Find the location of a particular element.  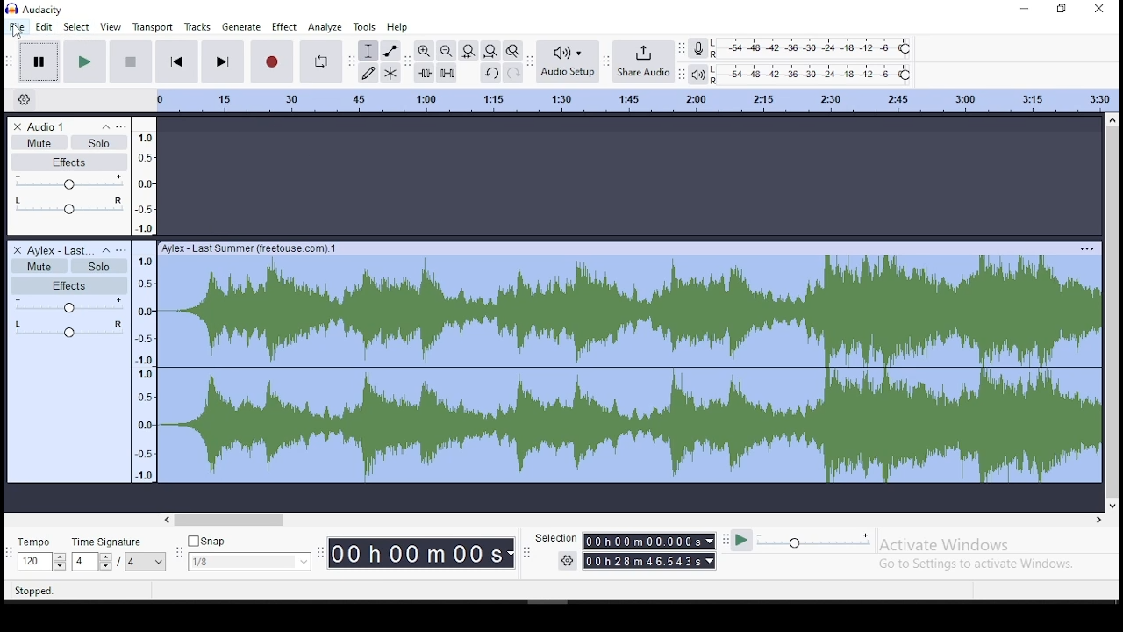

skip to start is located at coordinates (176, 61).